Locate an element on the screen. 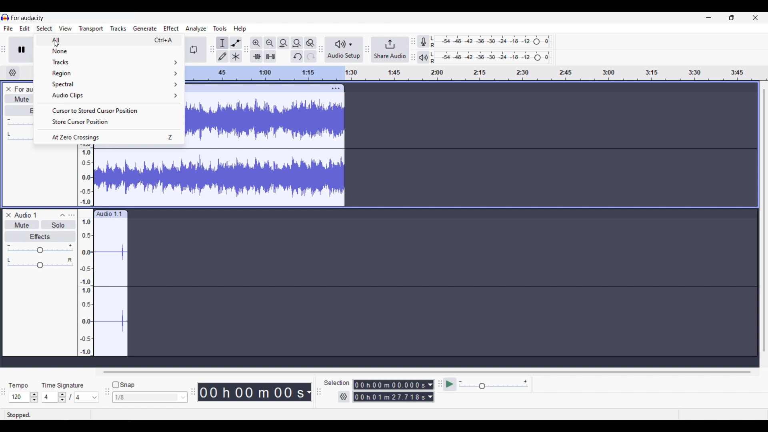 The width and height of the screenshot is (768, 432). Trim audio outside selection is located at coordinates (257, 56).